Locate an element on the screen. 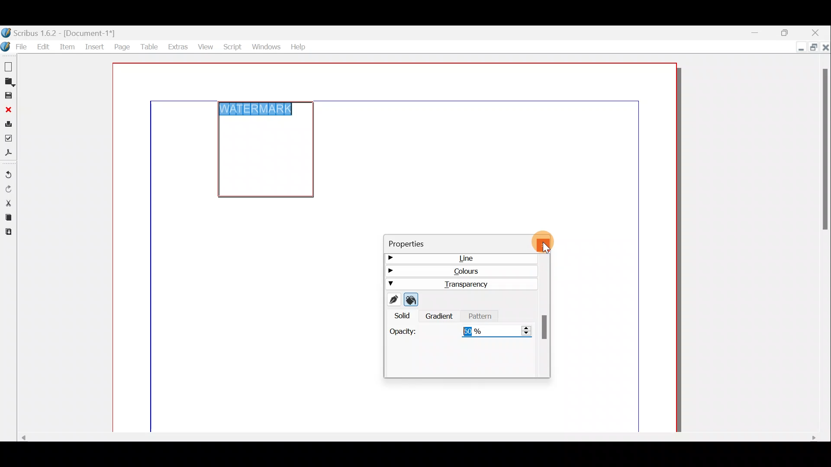  Colours is located at coordinates (459, 272).